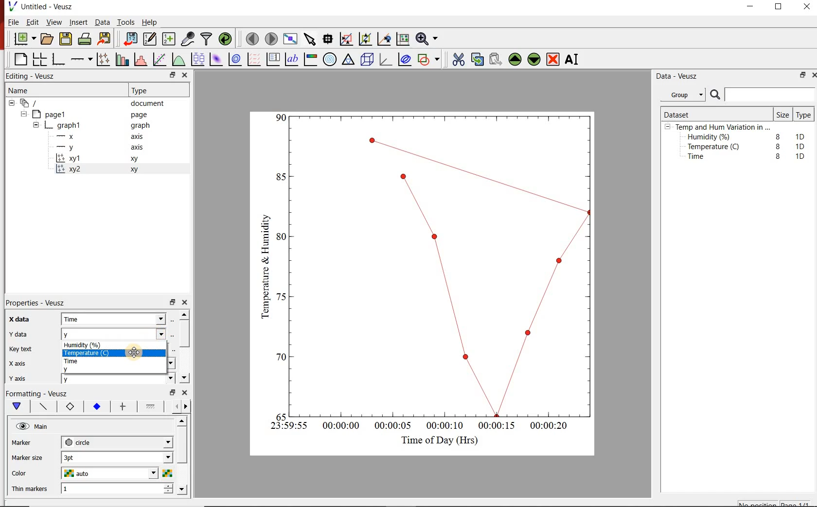 This screenshot has height=507, width=817. I want to click on Edit, so click(33, 23).